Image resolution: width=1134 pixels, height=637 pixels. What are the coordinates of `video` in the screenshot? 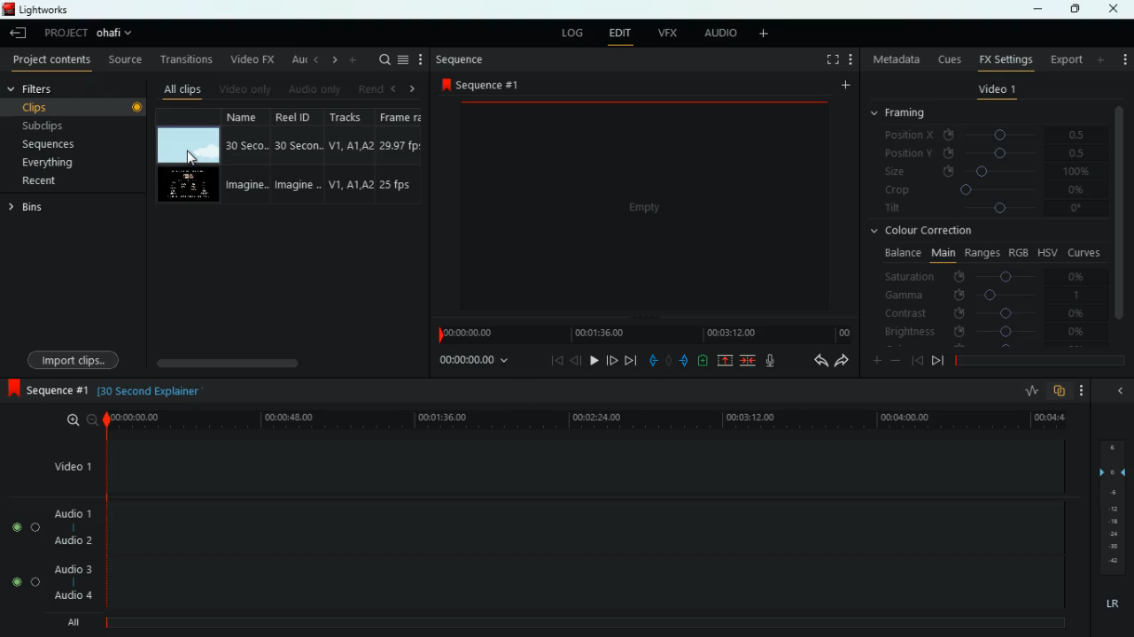 It's located at (190, 145).